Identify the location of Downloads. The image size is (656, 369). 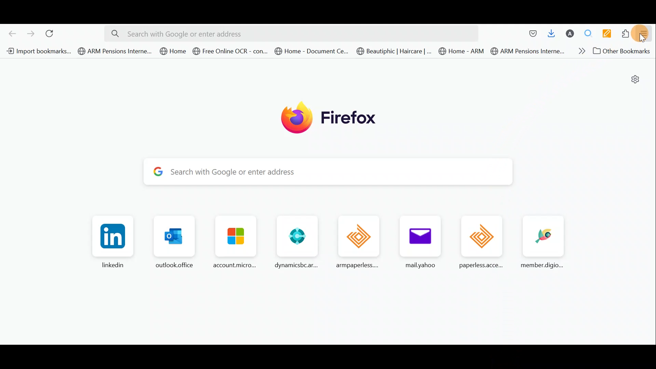
(552, 35).